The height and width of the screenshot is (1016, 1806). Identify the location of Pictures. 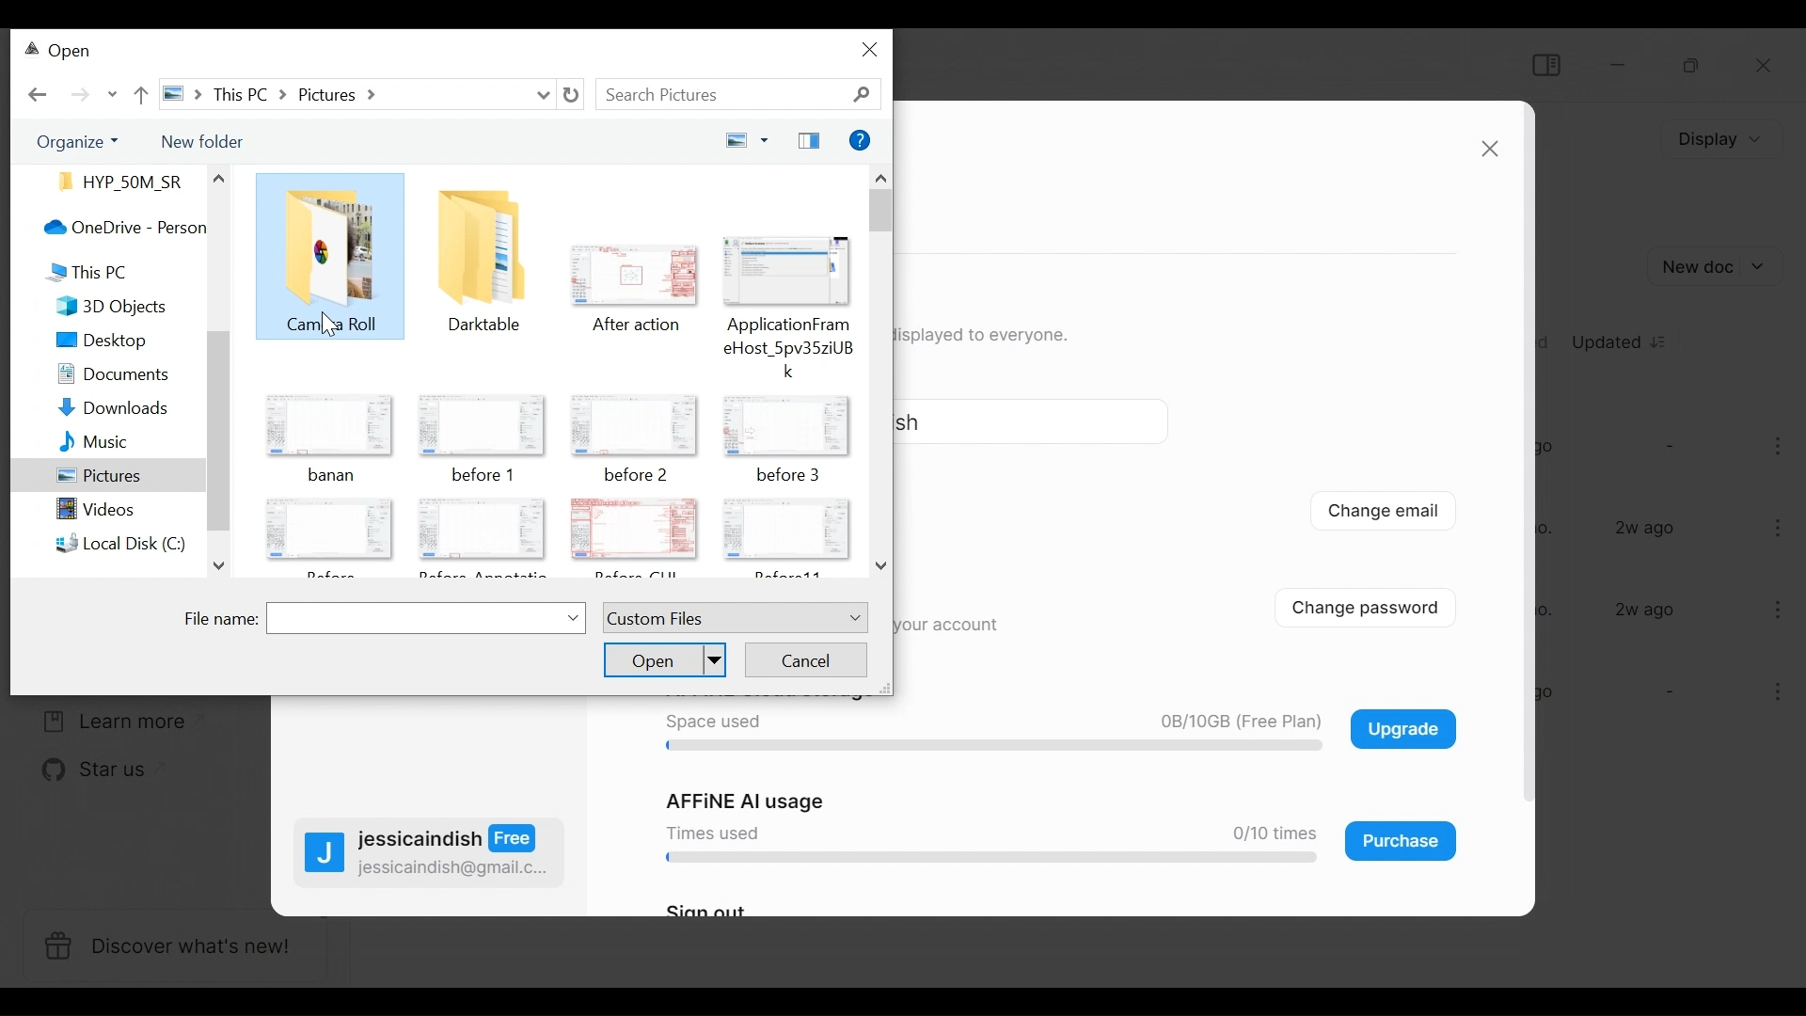
(97, 479).